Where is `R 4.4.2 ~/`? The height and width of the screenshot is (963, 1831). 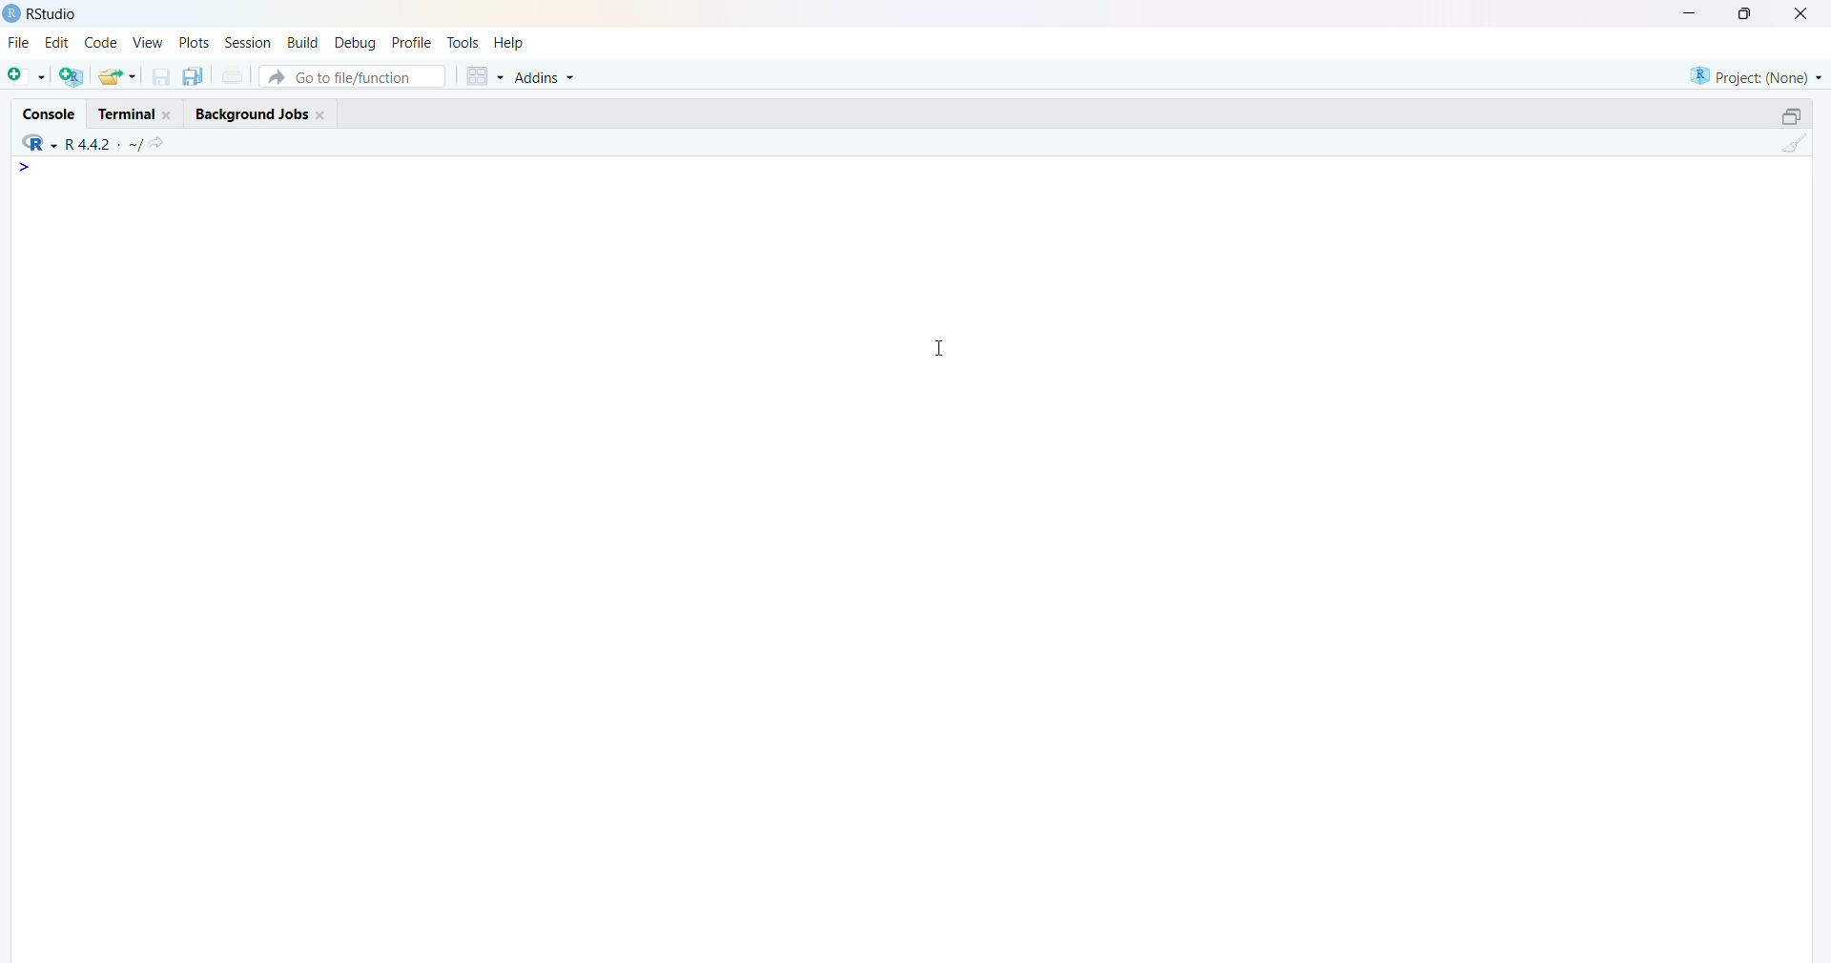 R 4.4.2 ~/ is located at coordinates (105, 144).